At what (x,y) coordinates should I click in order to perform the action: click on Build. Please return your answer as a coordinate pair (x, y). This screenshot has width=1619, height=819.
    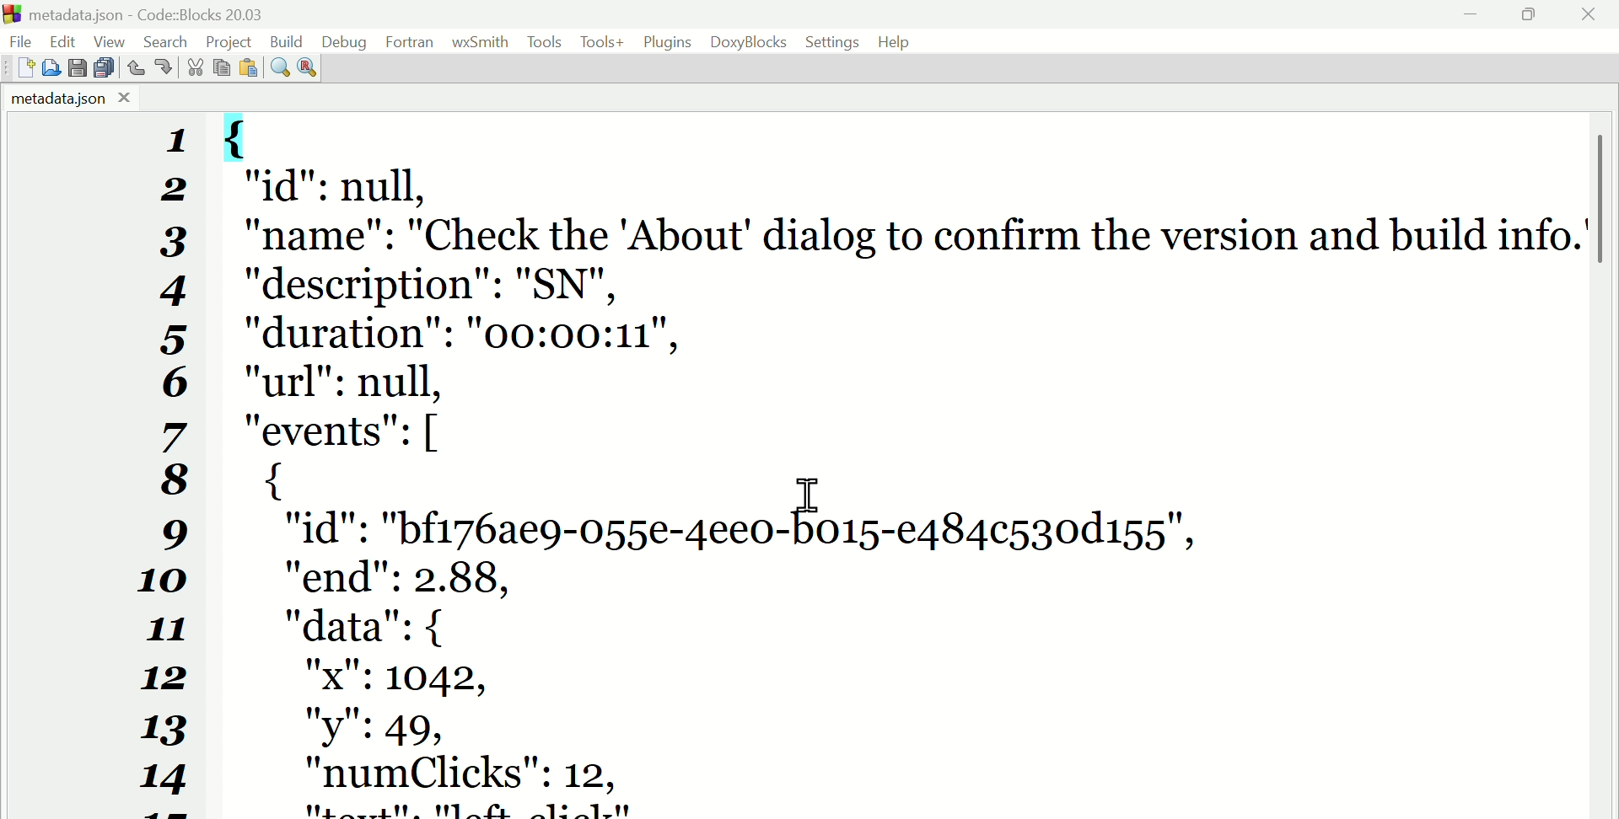
    Looking at the image, I should click on (287, 40).